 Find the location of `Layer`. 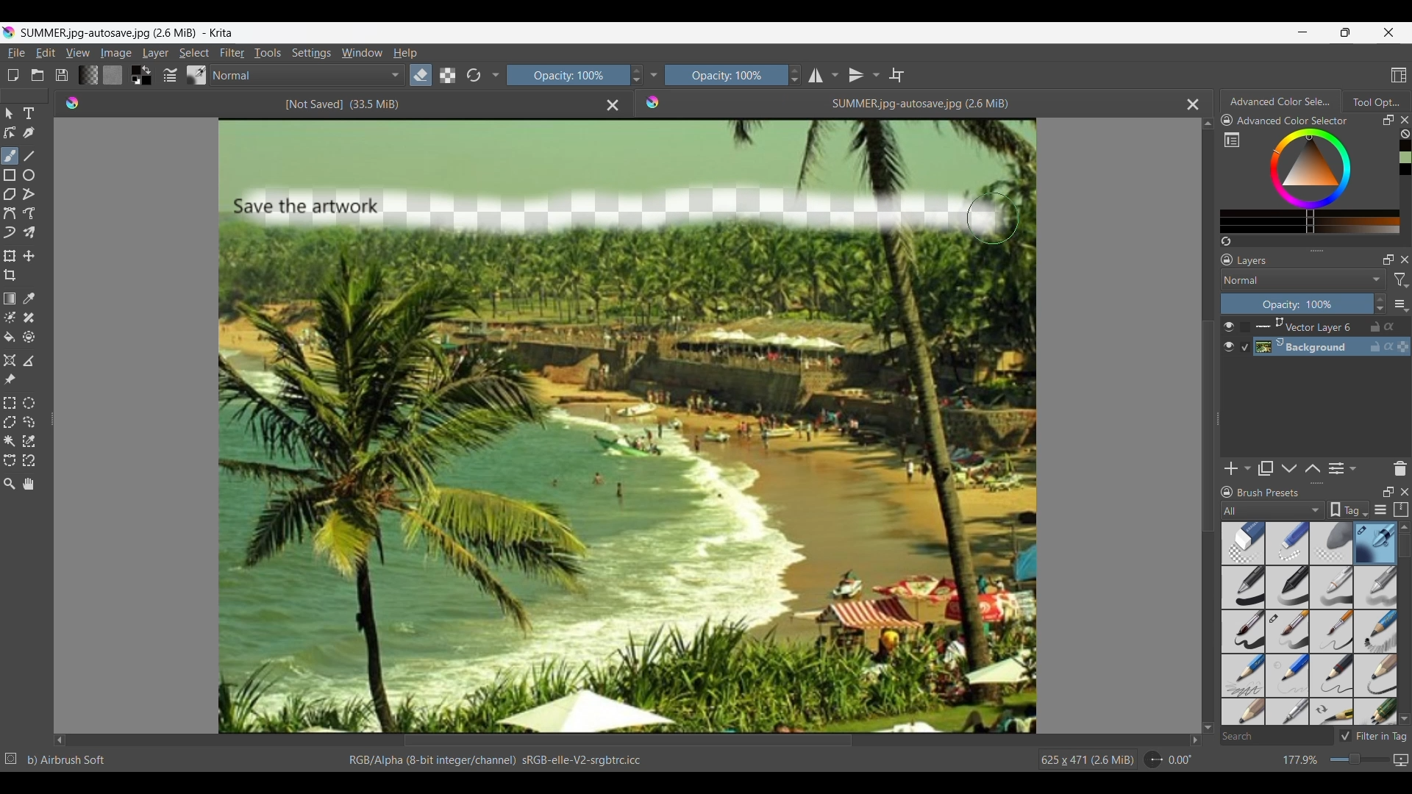

Layer is located at coordinates (156, 53).